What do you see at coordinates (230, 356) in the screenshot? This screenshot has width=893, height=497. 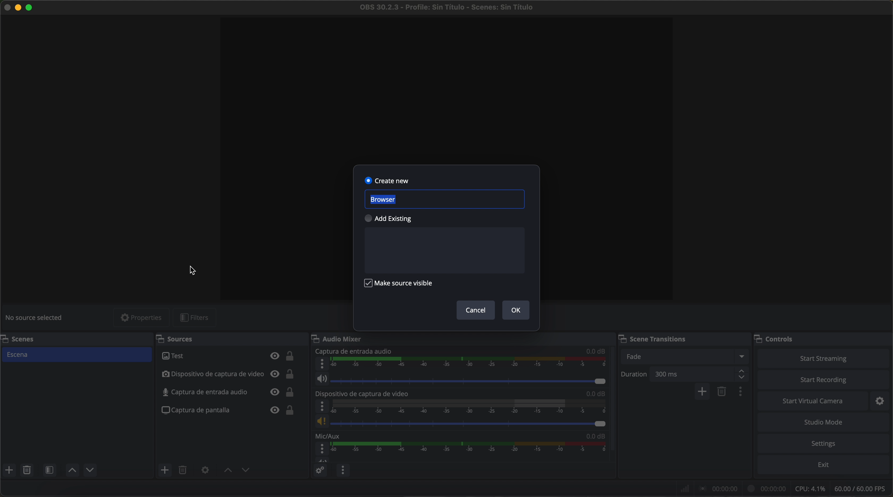 I see `test` at bounding box center [230, 356].